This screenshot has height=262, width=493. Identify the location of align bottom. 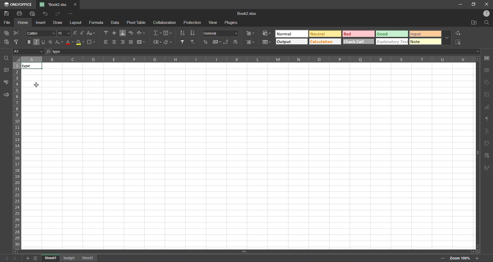
(124, 33).